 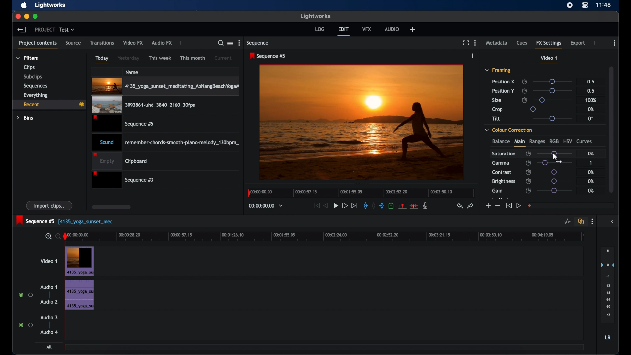 I want to click on add, so click(x=473, y=56).